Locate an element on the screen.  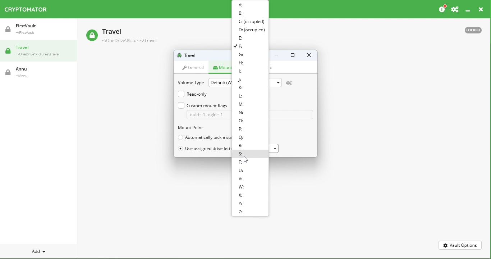
Automatically pick suitable location is located at coordinates (203, 137).